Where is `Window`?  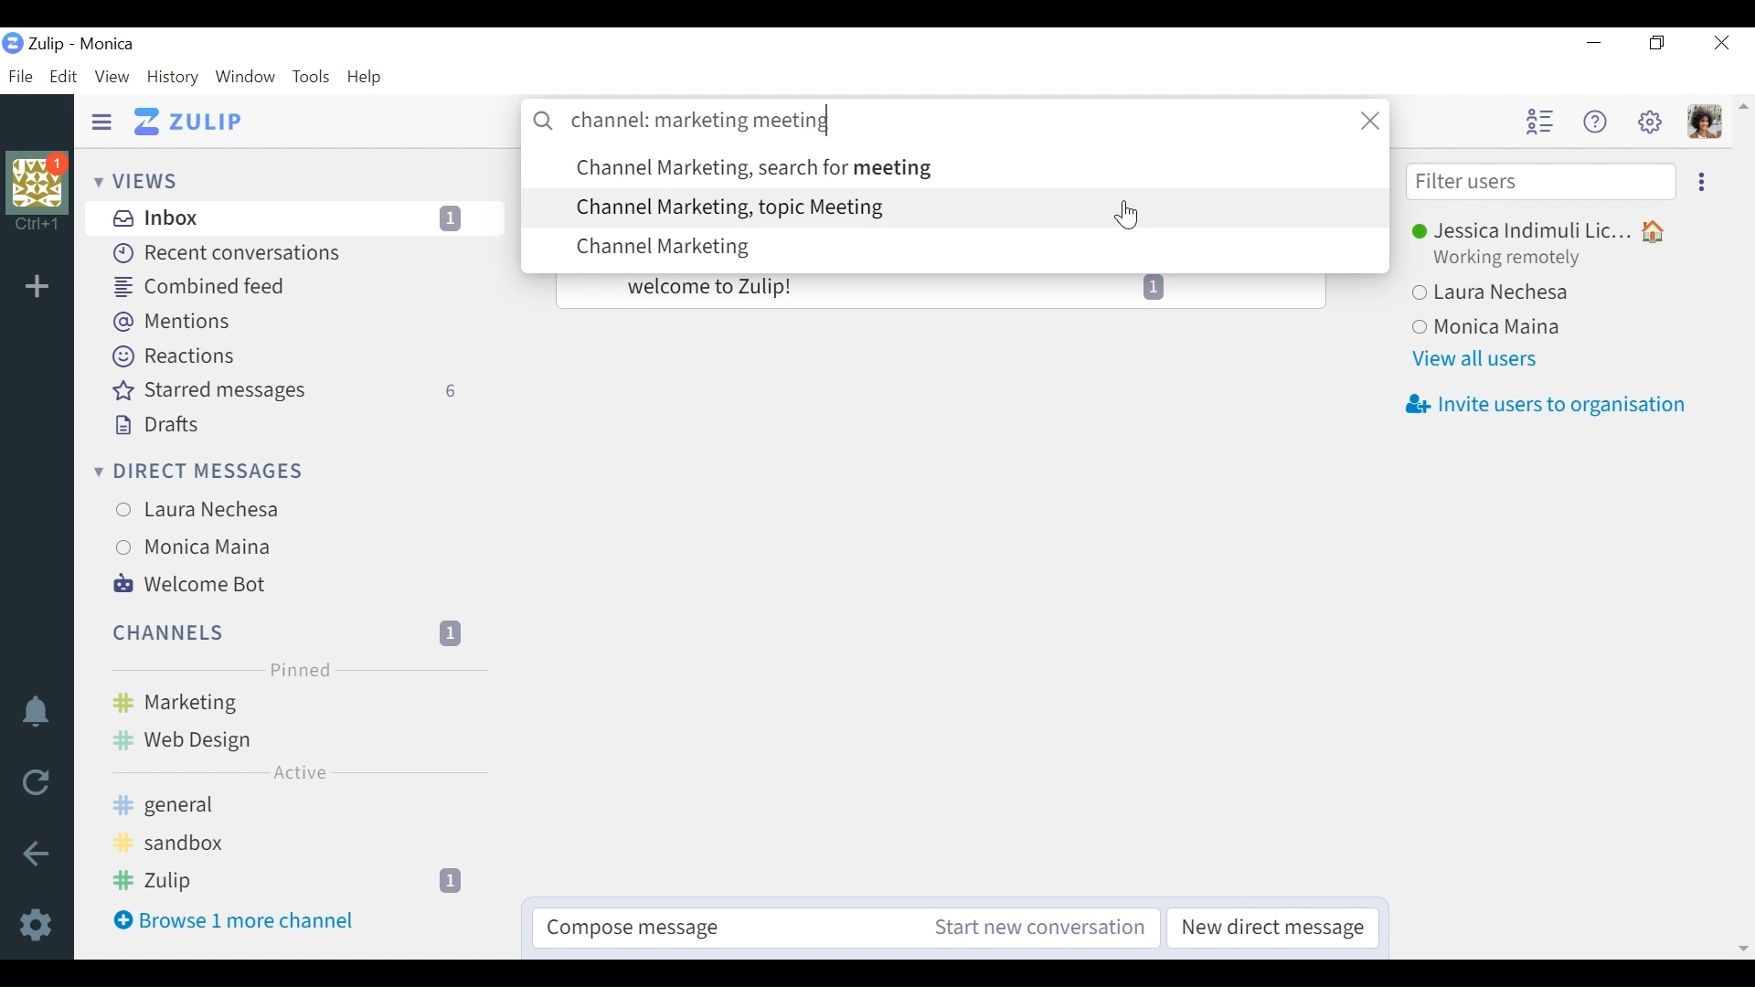 Window is located at coordinates (246, 78).